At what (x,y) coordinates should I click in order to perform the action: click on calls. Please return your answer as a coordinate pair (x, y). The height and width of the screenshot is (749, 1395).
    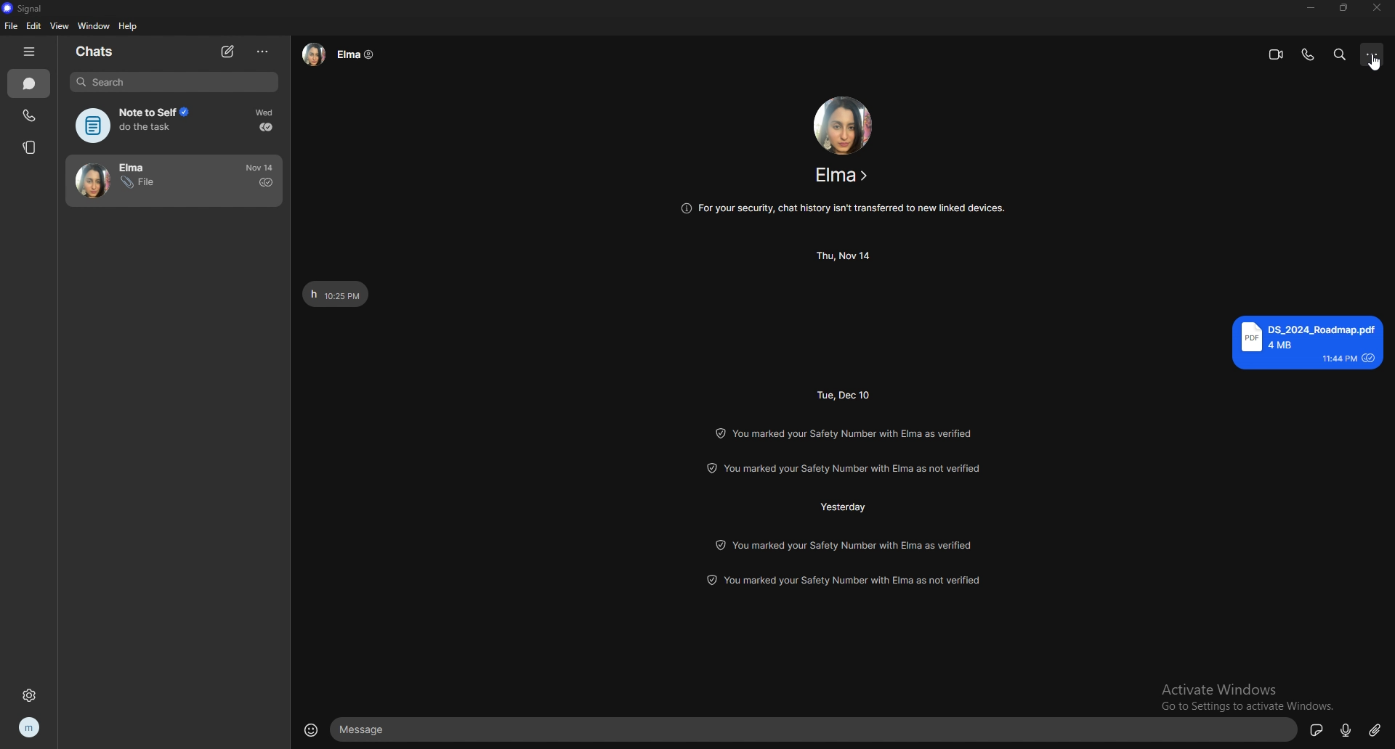
    Looking at the image, I should click on (30, 116).